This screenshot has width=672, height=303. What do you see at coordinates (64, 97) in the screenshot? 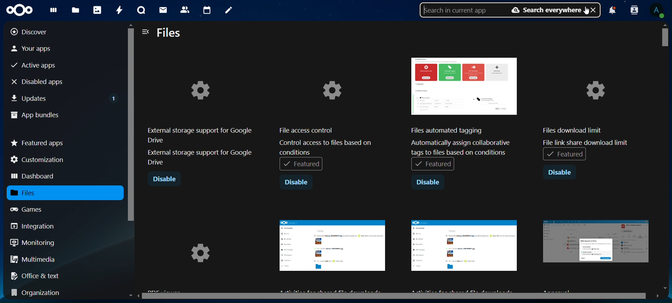
I see `updates` at bounding box center [64, 97].